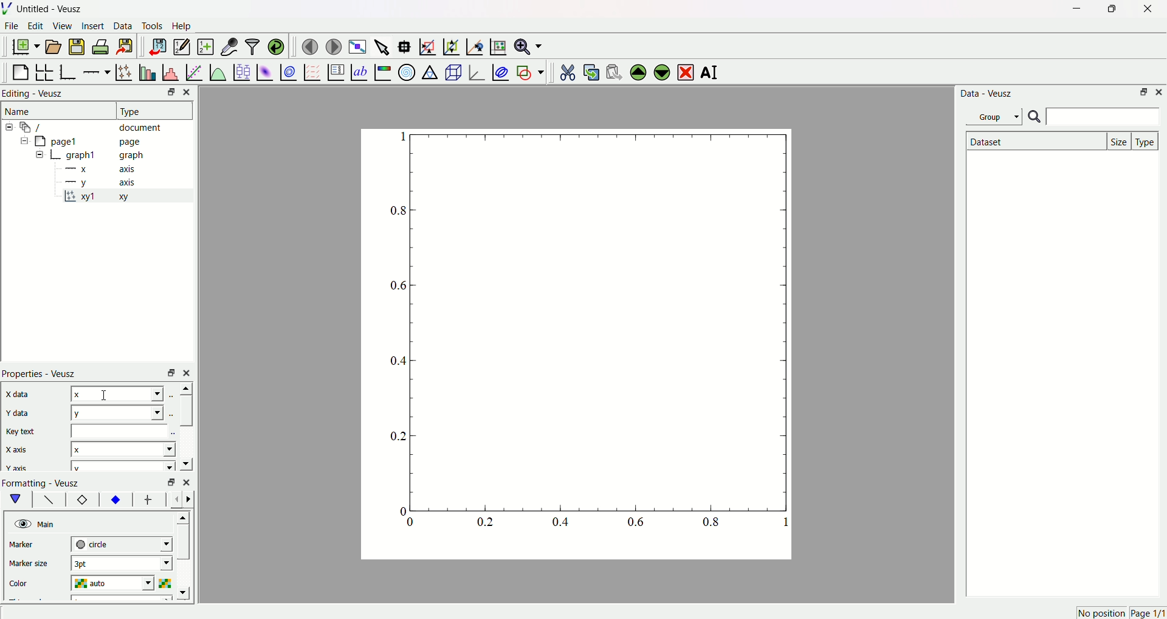  I want to click on close, so click(187, 481).